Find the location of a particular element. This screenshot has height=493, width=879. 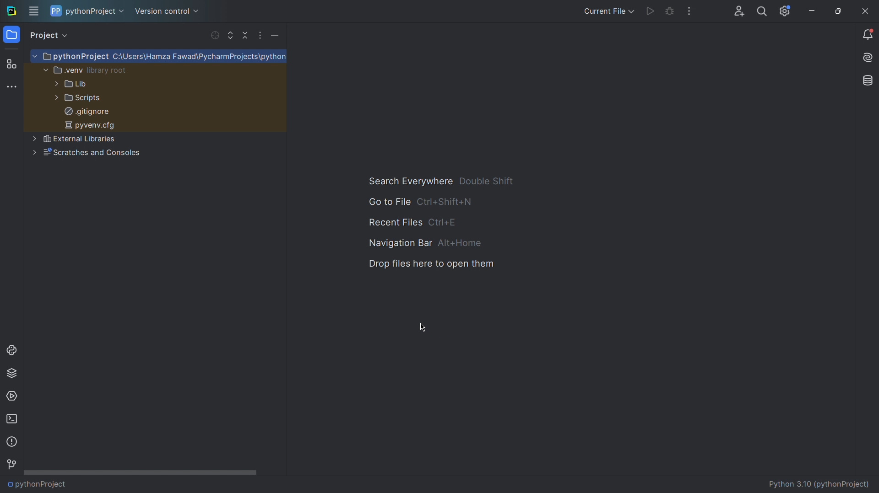

version control is located at coordinates (166, 11).